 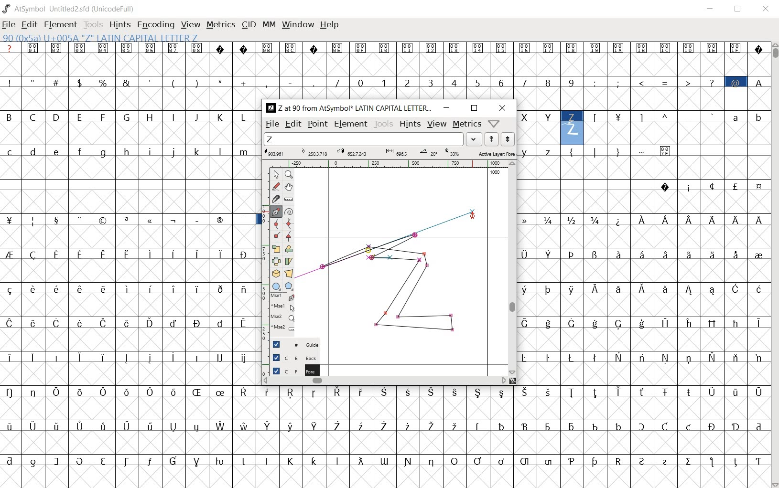 What do you see at coordinates (474, 108) in the screenshot?
I see `restore down` at bounding box center [474, 108].